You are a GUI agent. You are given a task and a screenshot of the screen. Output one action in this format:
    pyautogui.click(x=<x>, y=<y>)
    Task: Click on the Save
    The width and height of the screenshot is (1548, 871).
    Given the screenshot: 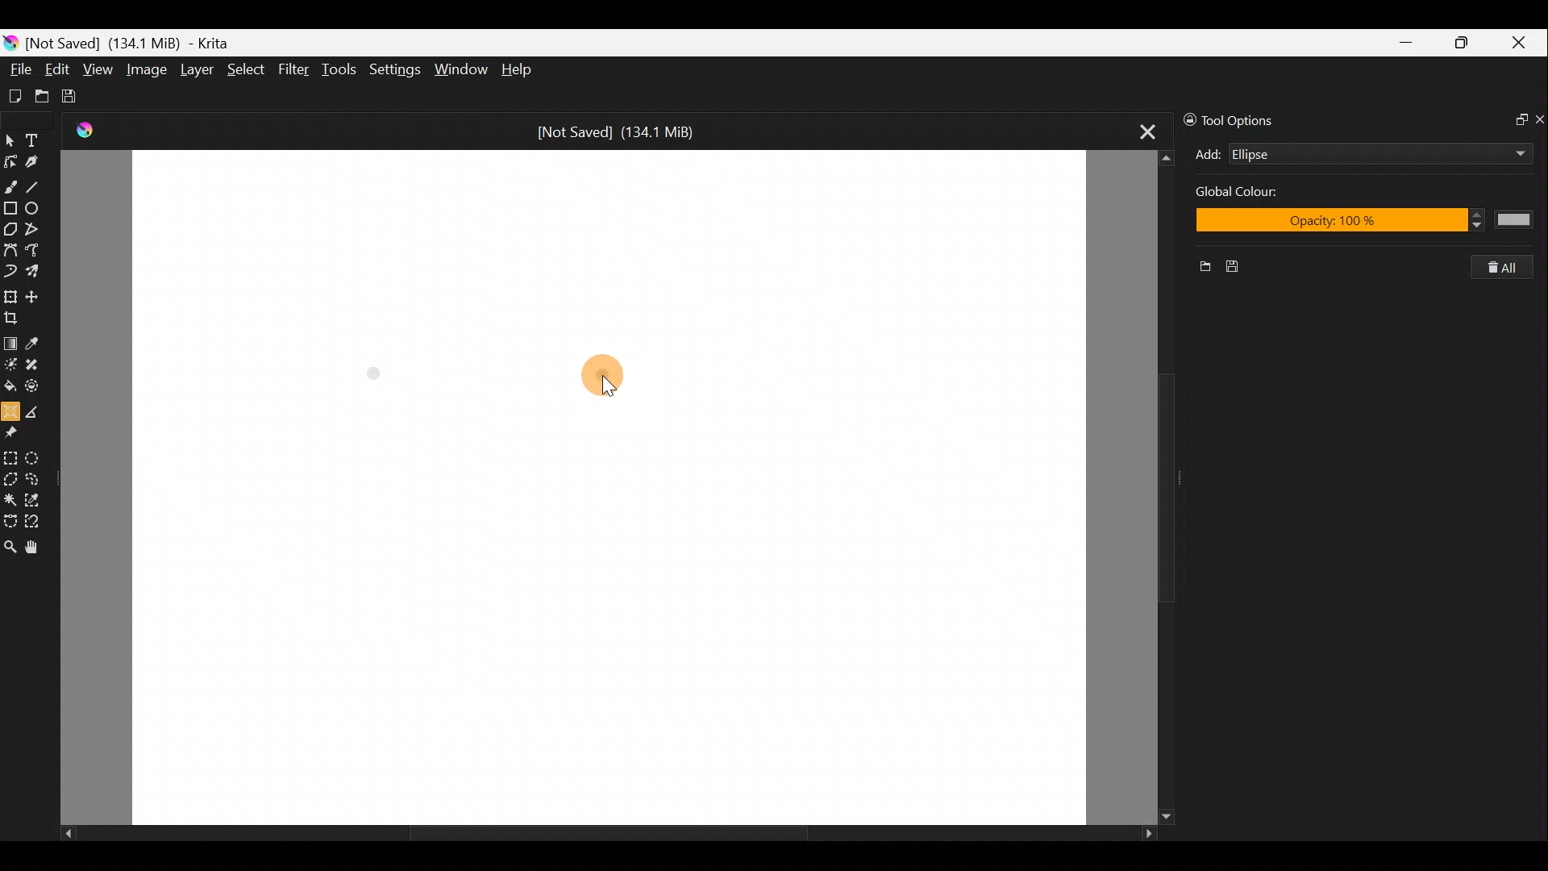 What is the action you would take?
    pyautogui.click(x=79, y=97)
    